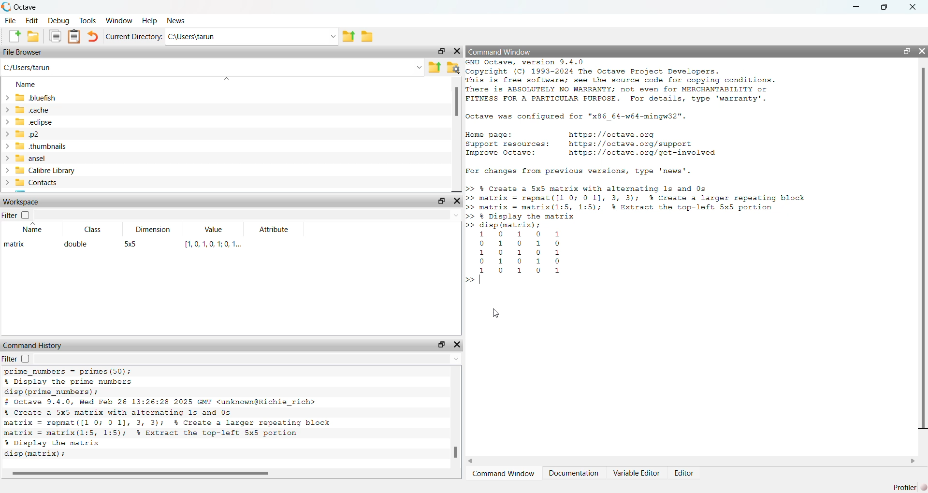 The width and height of the screenshot is (928, 493). I want to click on File, so click(11, 20).